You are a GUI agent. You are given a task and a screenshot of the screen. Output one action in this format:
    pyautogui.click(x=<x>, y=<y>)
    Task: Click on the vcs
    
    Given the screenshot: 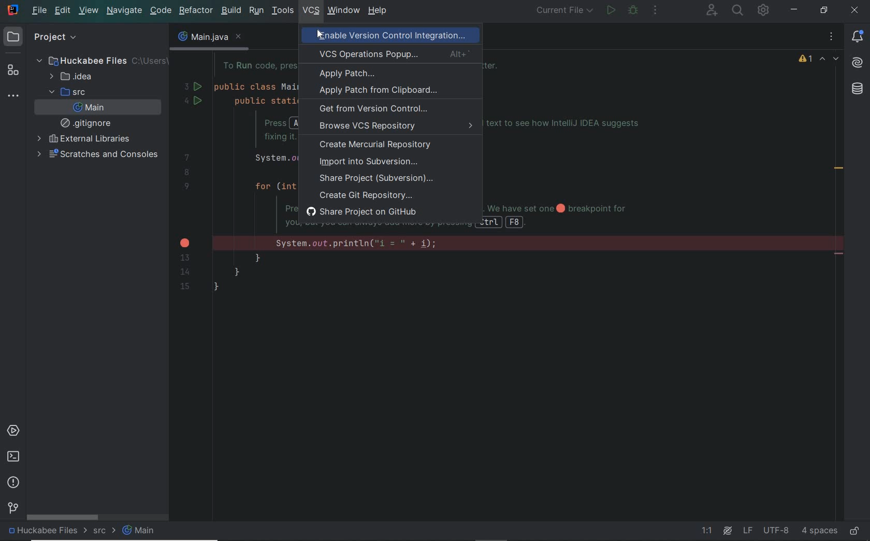 What is the action you would take?
    pyautogui.click(x=311, y=12)
    